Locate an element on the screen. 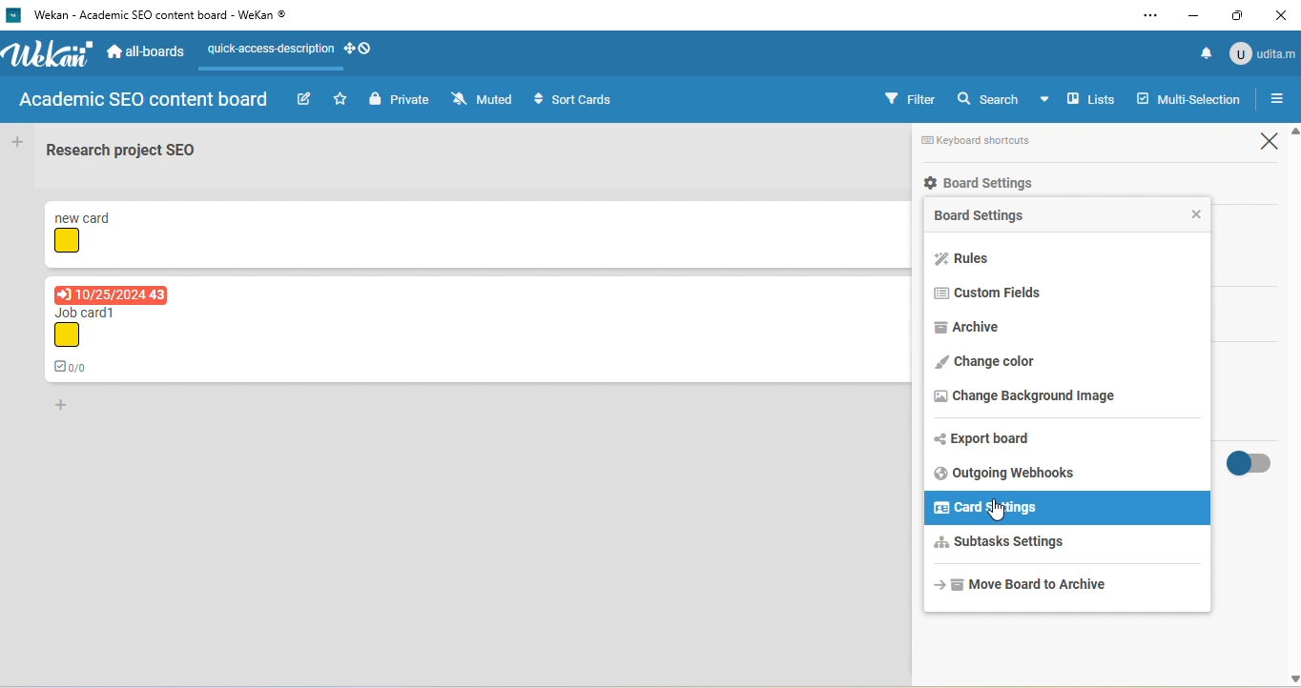 Image resolution: width=1301 pixels, height=688 pixels. custom fields is located at coordinates (1001, 299).